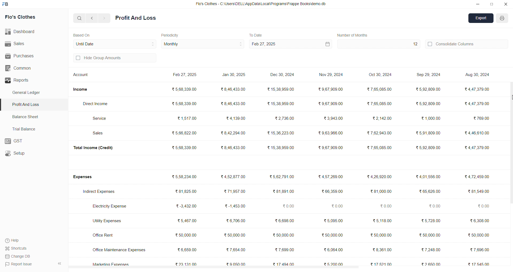 This screenshot has width=513, height=272. Describe the element at coordinates (378, 103) in the screenshot. I see `₹ 7,65,085.00` at that location.